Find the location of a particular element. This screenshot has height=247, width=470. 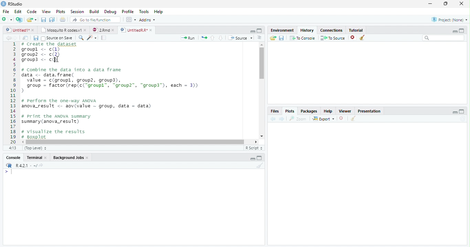

To Console is located at coordinates (302, 38).